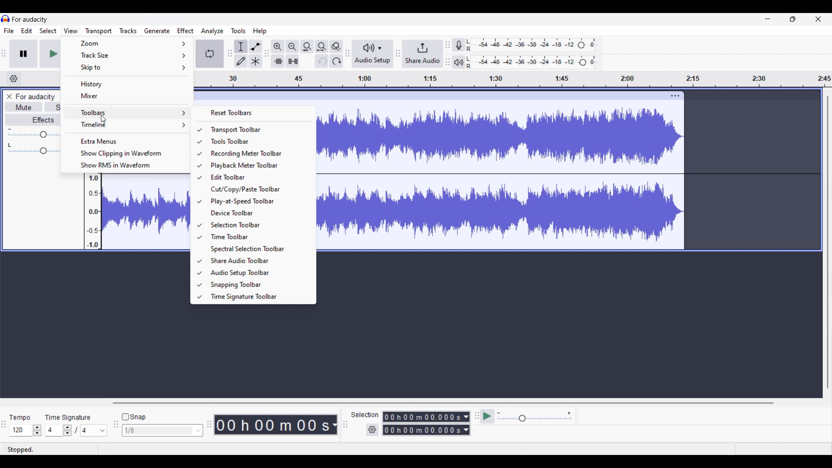  Describe the element at coordinates (49, 54) in the screenshot. I see `Play/Play once` at that location.